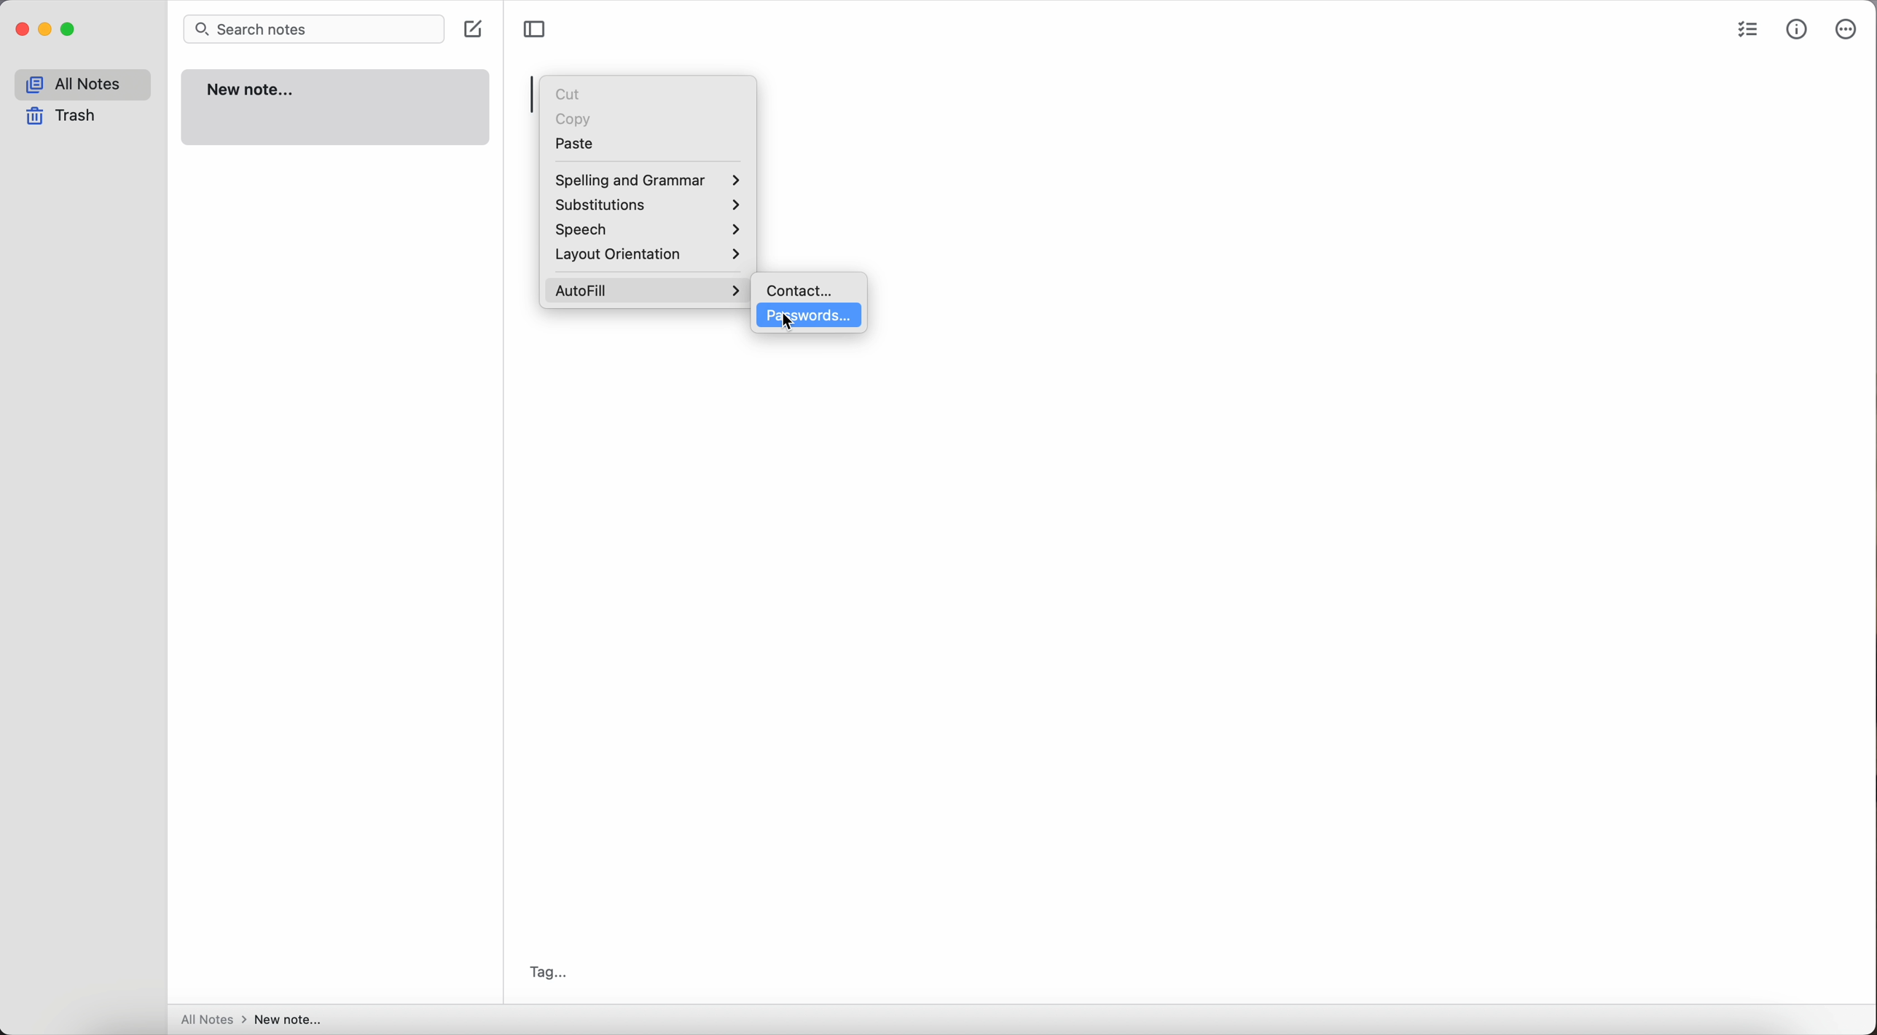 The width and height of the screenshot is (1877, 1035). What do you see at coordinates (553, 970) in the screenshot?
I see `tag` at bounding box center [553, 970].